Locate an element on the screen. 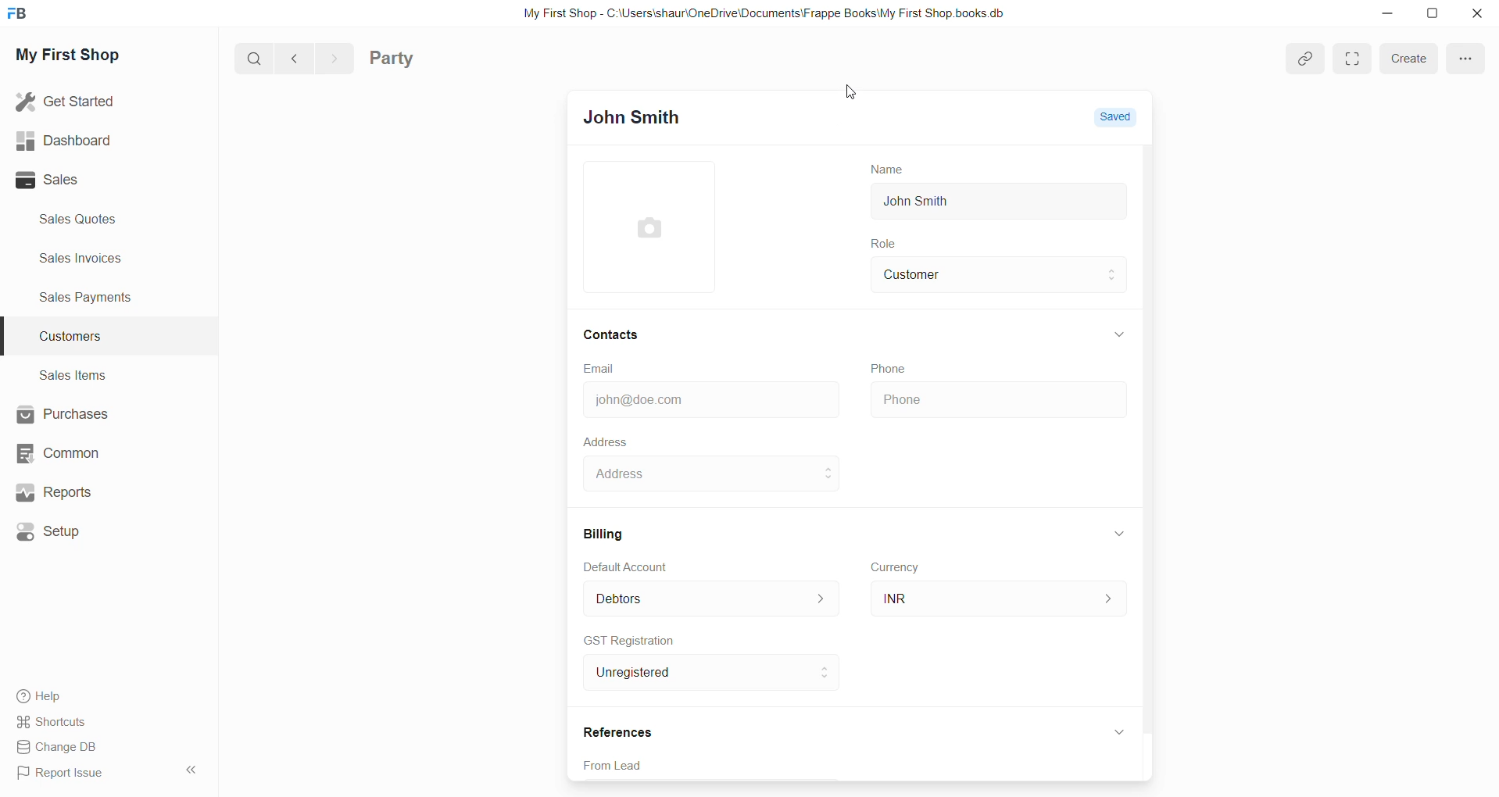  sales payments is located at coordinates (93, 300).